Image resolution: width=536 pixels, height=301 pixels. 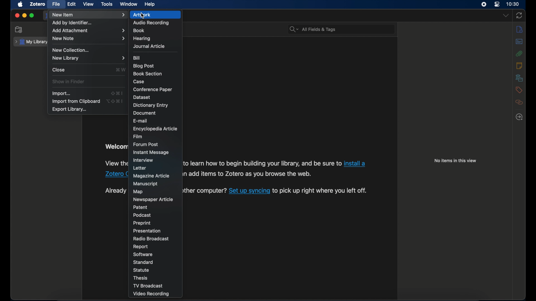 What do you see at coordinates (88, 58) in the screenshot?
I see `new library` at bounding box center [88, 58].